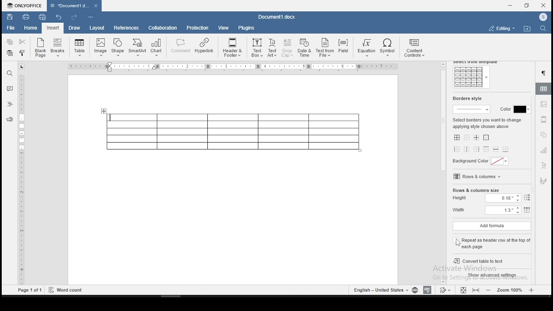  I want to click on Image, so click(101, 47).